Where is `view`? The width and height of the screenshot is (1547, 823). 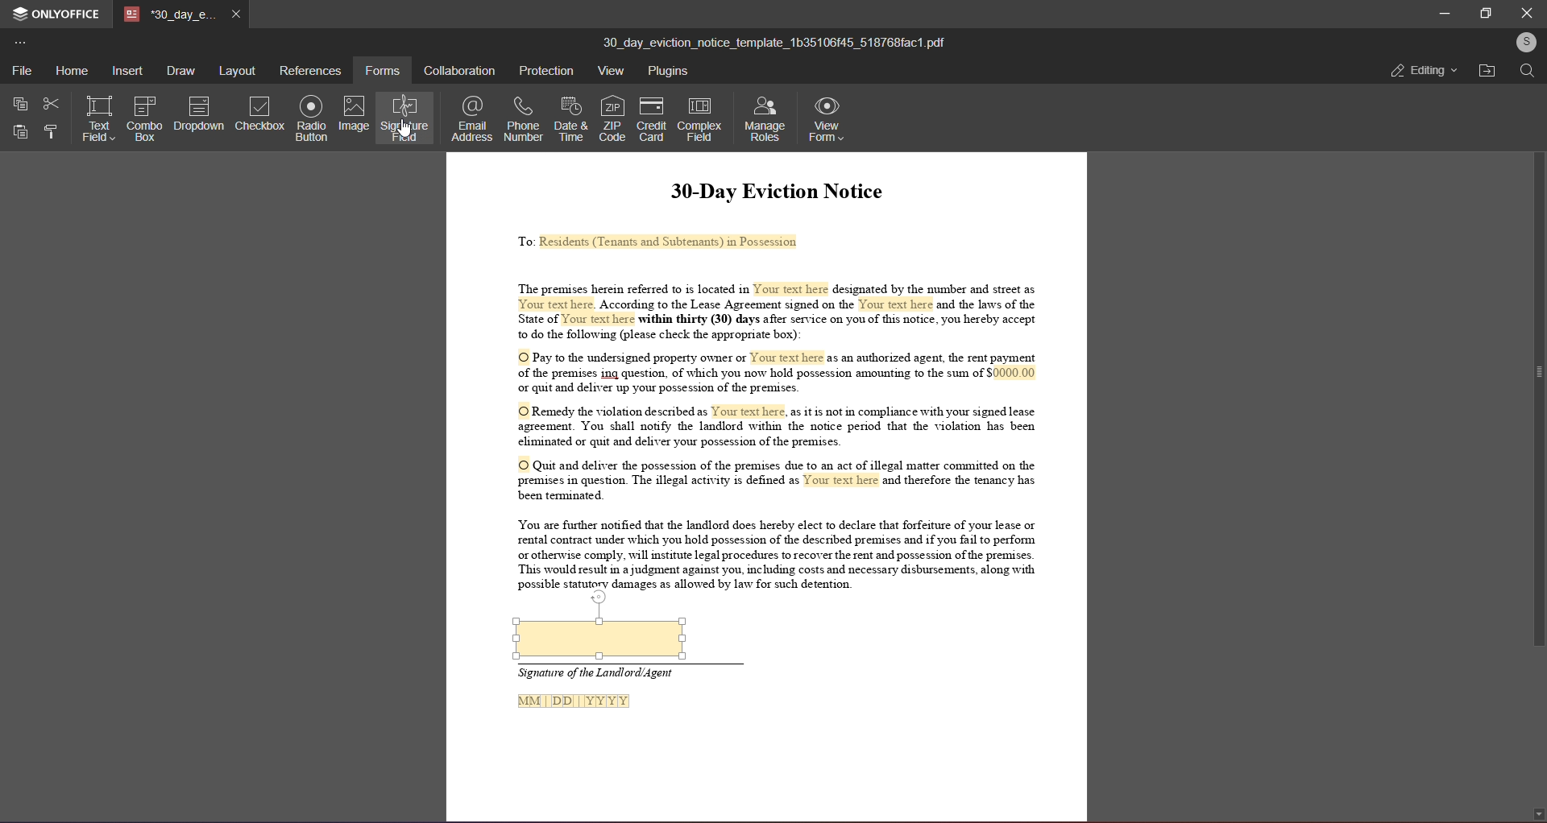 view is located at coordinates (608, 70).